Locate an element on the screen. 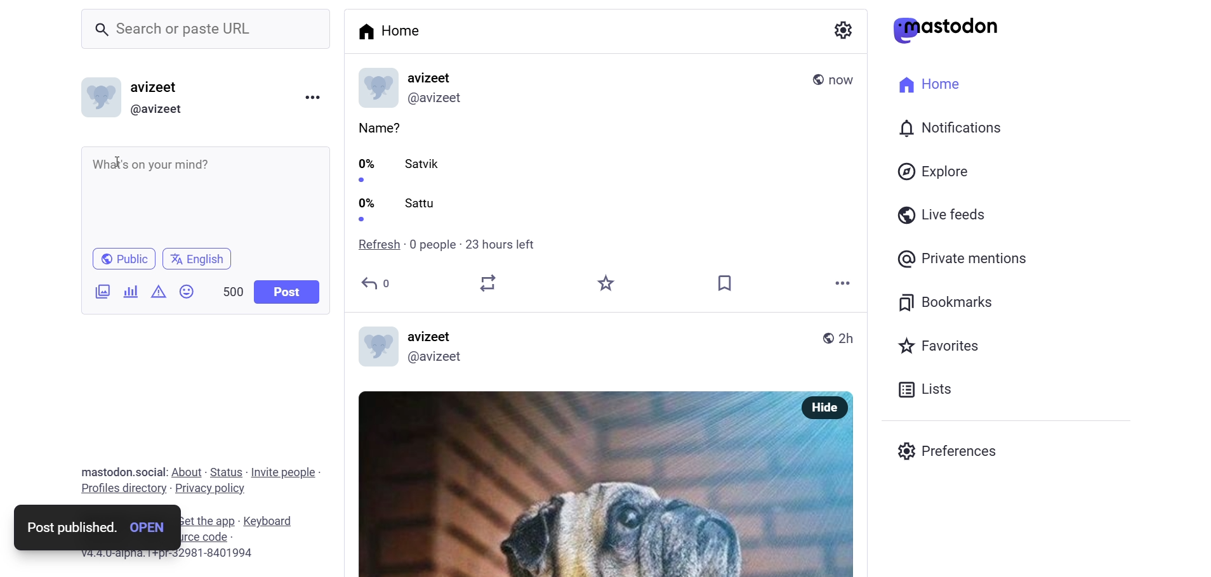 This screenshot has width=1211, height=577. home is located at coordinates (925, 82).